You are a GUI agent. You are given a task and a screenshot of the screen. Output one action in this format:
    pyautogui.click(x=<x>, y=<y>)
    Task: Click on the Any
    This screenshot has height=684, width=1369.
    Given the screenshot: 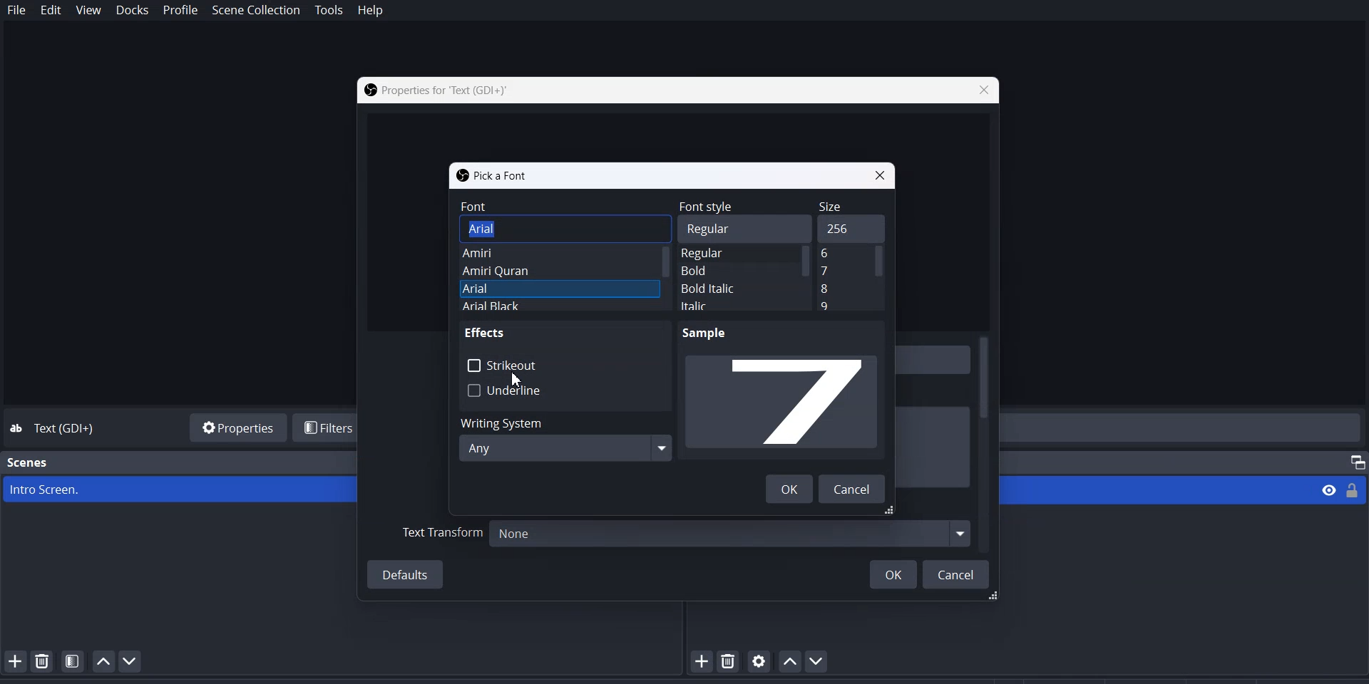 What is the action you would take?
    pyautogui.click(x=565, y=448)
    